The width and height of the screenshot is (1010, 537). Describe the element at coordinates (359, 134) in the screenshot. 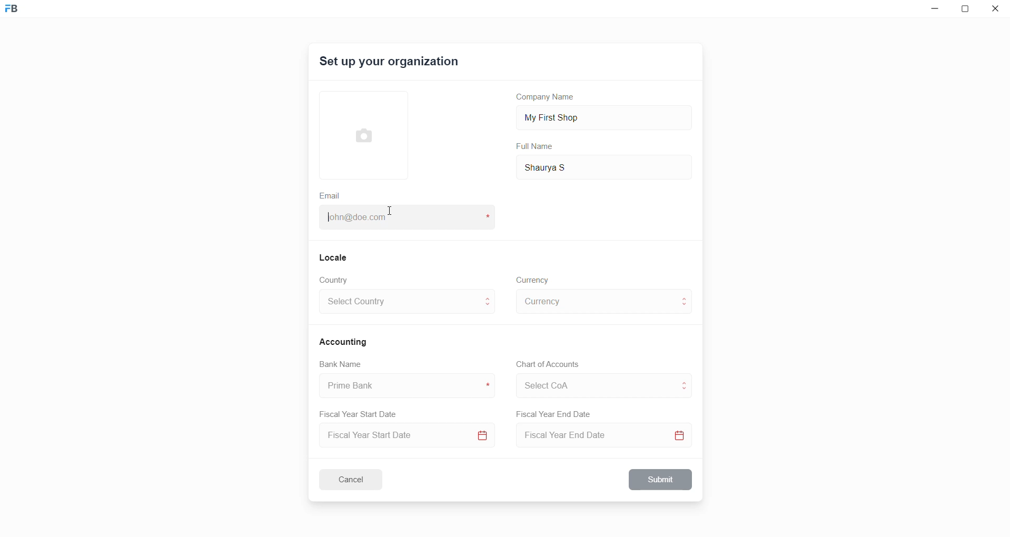

I see `select Profile picture` at that location.